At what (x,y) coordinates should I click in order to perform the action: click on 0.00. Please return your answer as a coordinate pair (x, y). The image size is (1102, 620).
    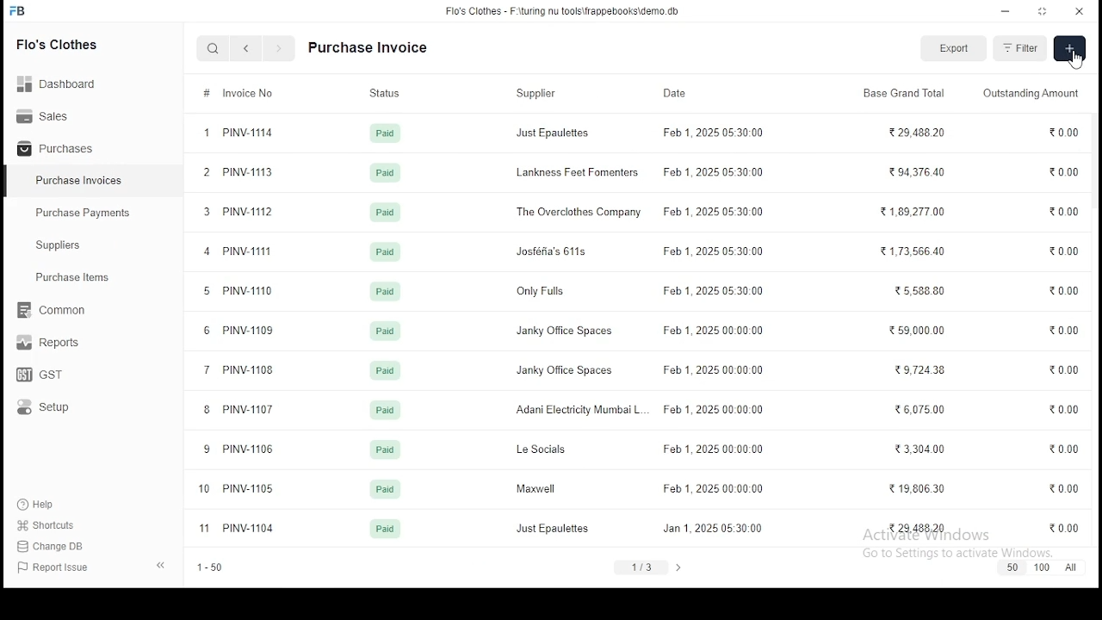
    Looking at the image, I should click on (1063, 368).